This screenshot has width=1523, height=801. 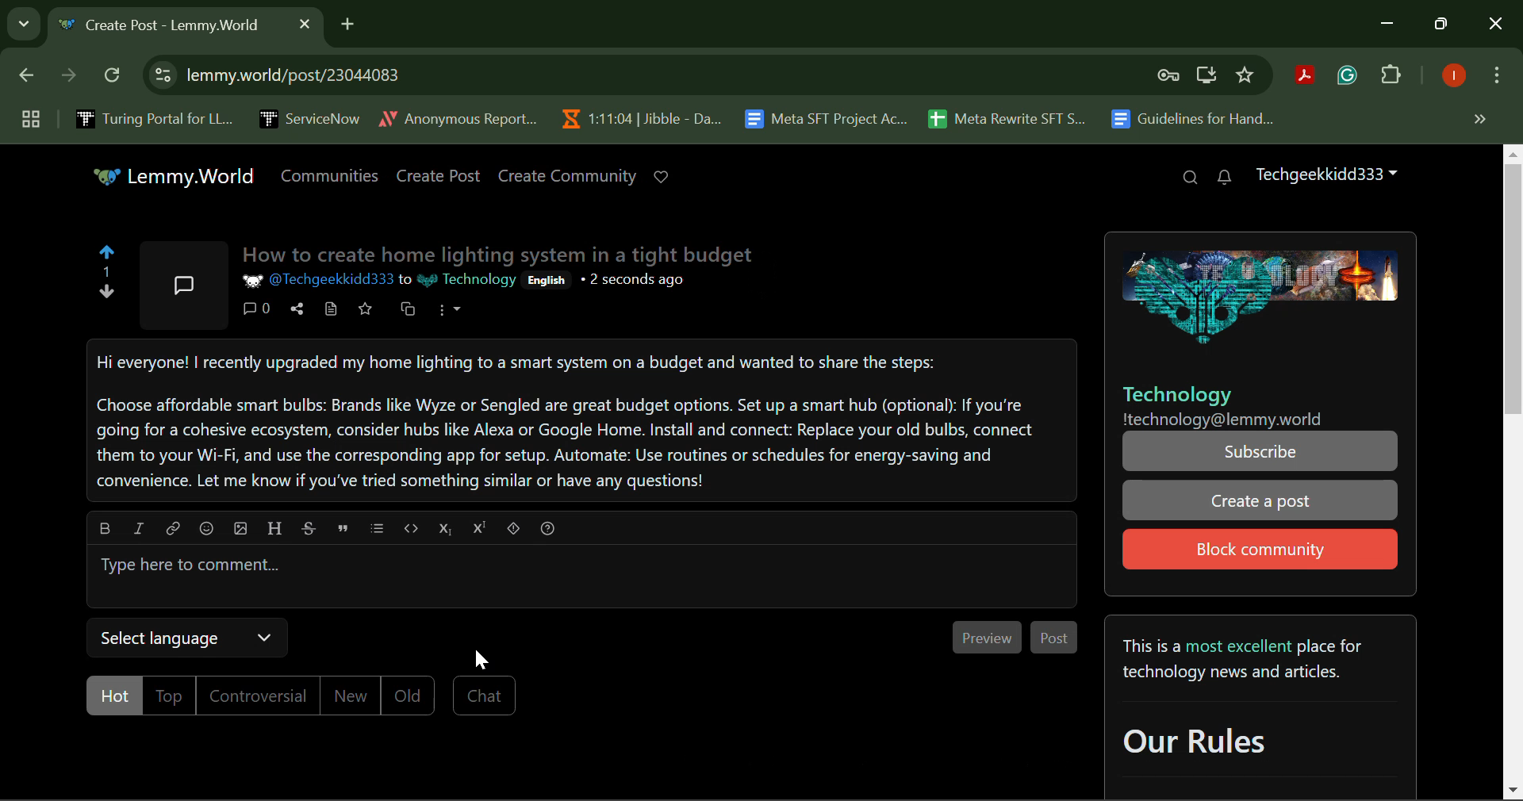 I want to click on strikethrough, so click(x=308, y=529).